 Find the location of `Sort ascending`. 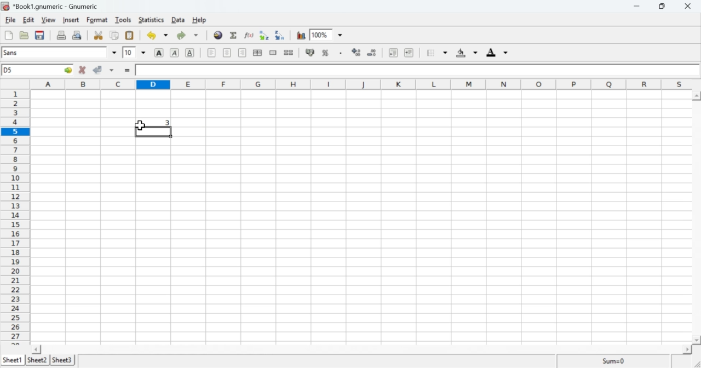

Sort ascending is located at coordinates (266, 35).